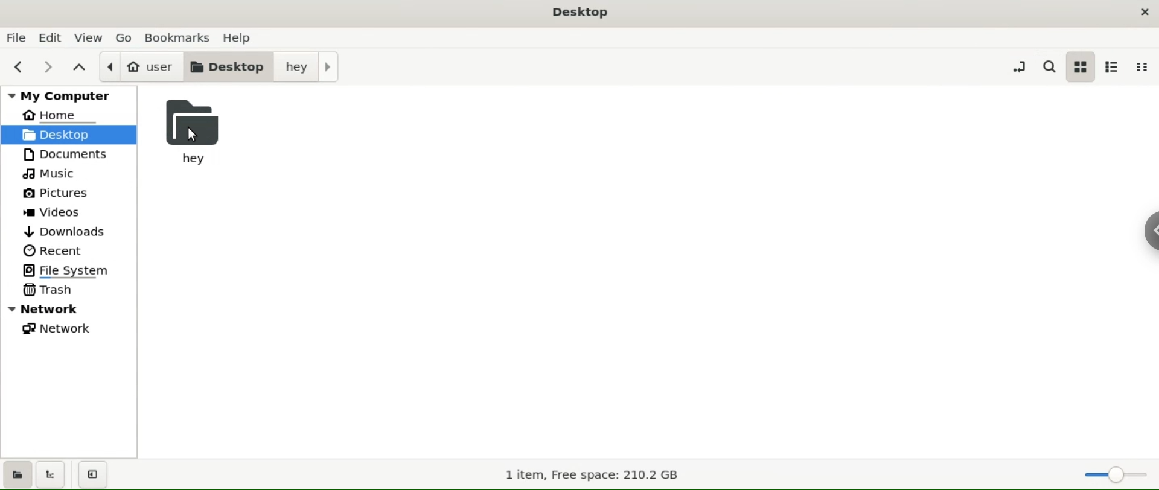  I want to click on go, so click(123, 37).